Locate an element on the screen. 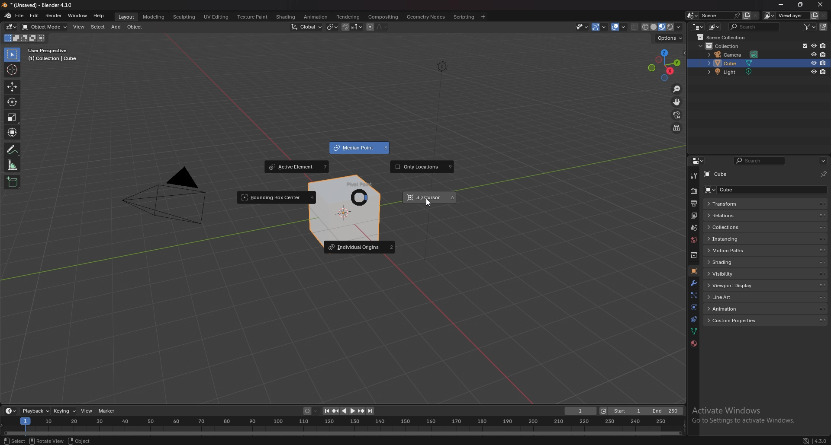  cube is located at coordinates (731, 63).